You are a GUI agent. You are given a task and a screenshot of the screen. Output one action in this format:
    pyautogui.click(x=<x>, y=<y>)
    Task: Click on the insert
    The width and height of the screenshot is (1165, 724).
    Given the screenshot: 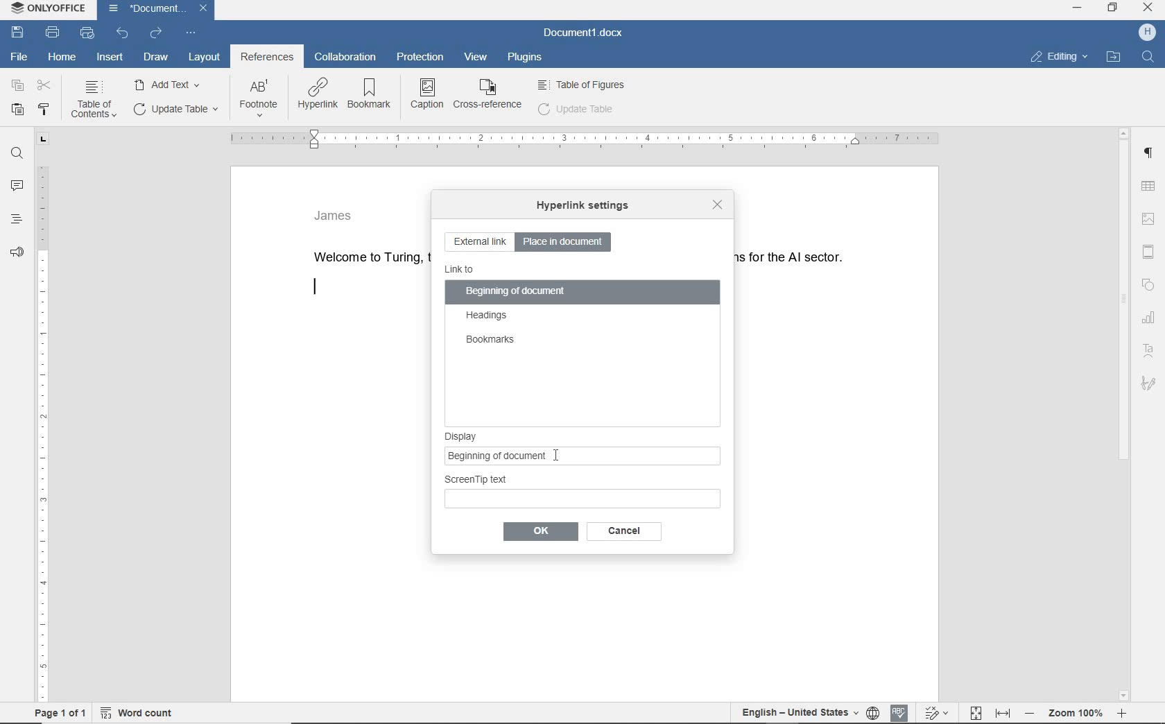 What is the action you would take?
    pyautogui.click(x=110, y=58)
    